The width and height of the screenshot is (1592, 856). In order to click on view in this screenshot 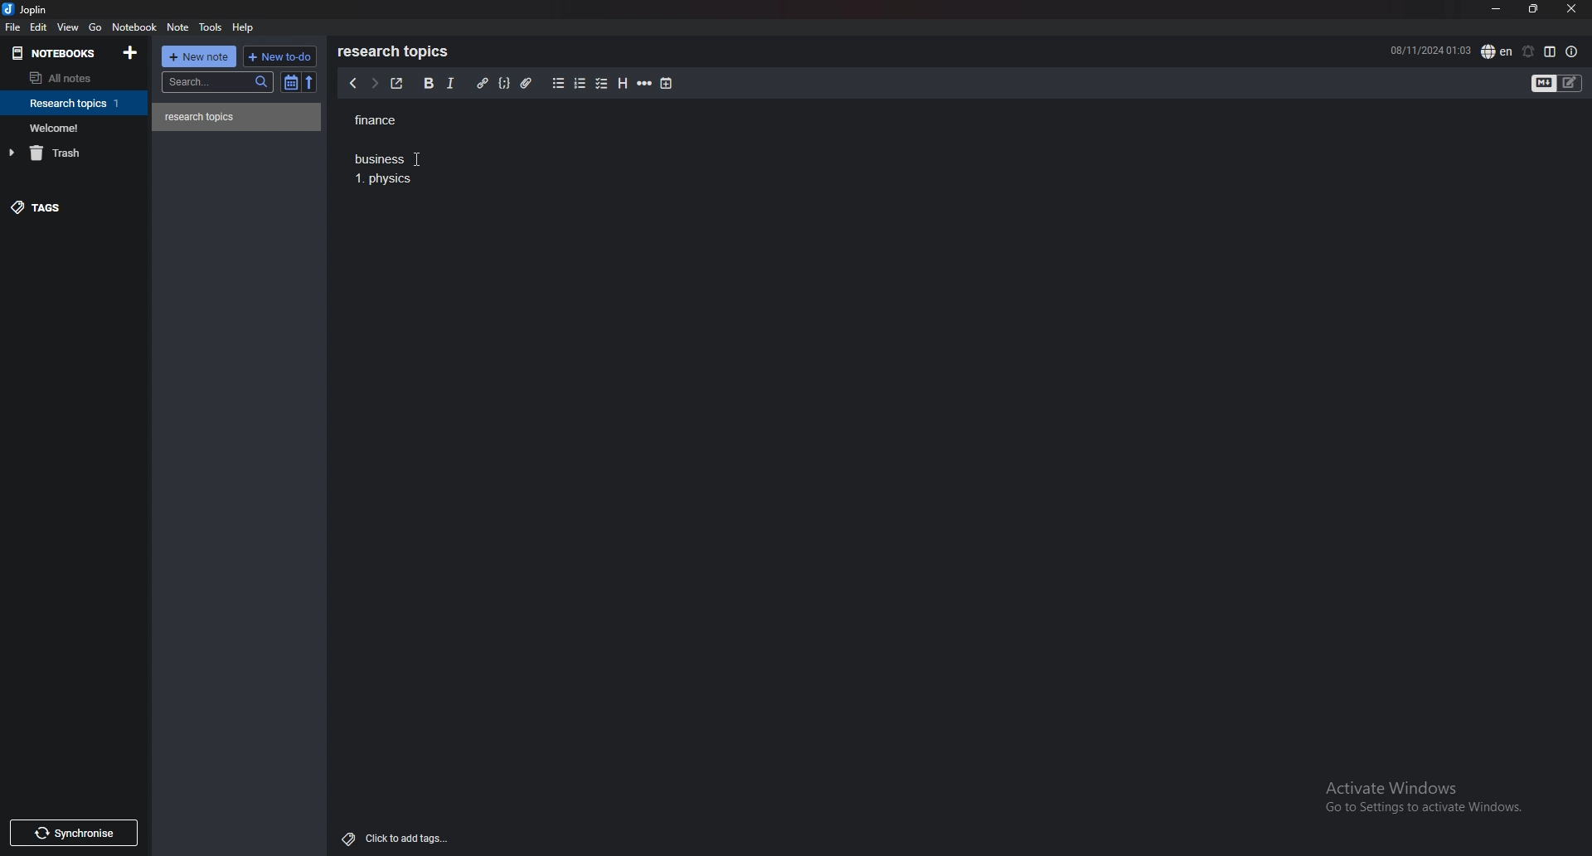, I will do `click(69, 27)`.